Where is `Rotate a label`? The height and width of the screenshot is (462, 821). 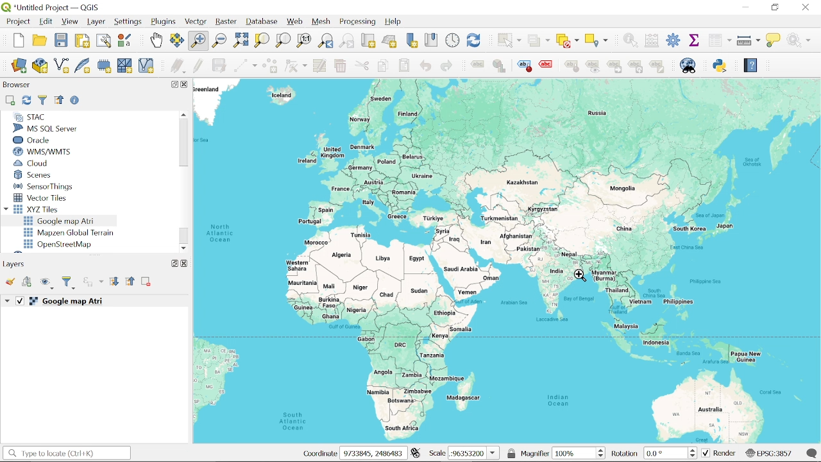 Rotate a label is located at coordinates (636, 67).